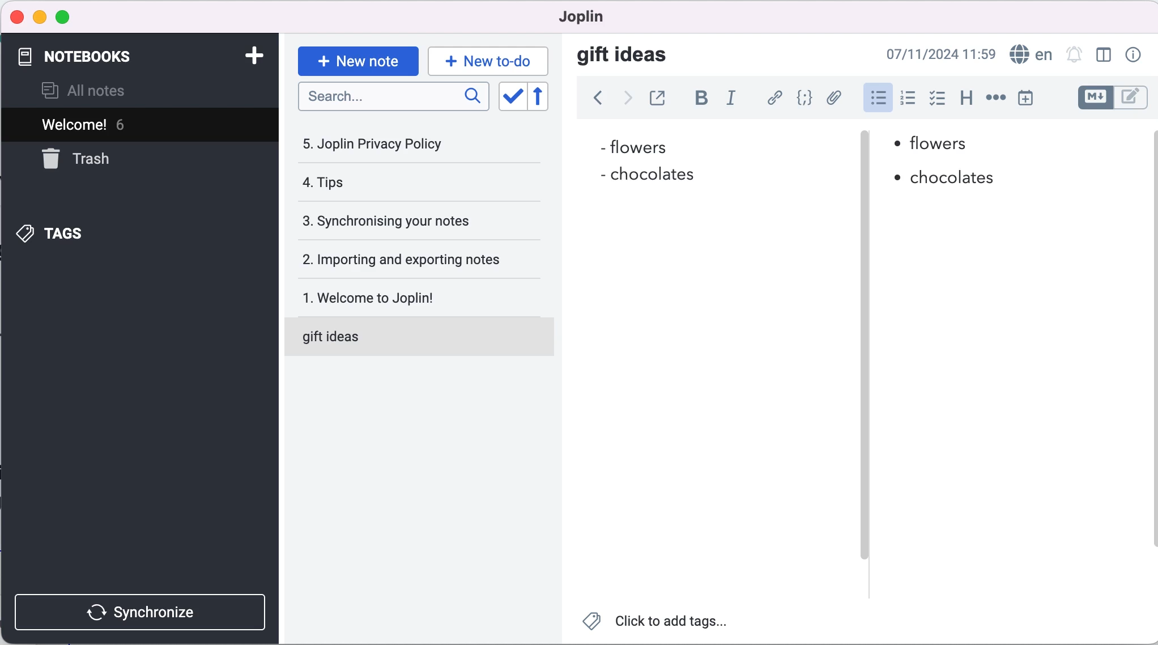 The width and height of the screenshot is (1158, 645). I want to click on hyperlink, so click(774, 97).